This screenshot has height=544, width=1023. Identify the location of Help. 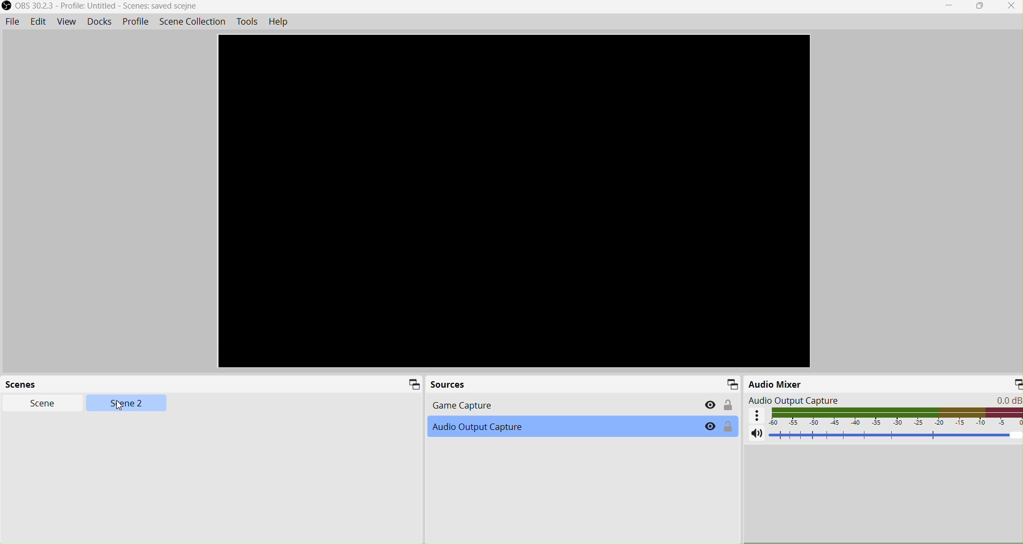
(279, 21).